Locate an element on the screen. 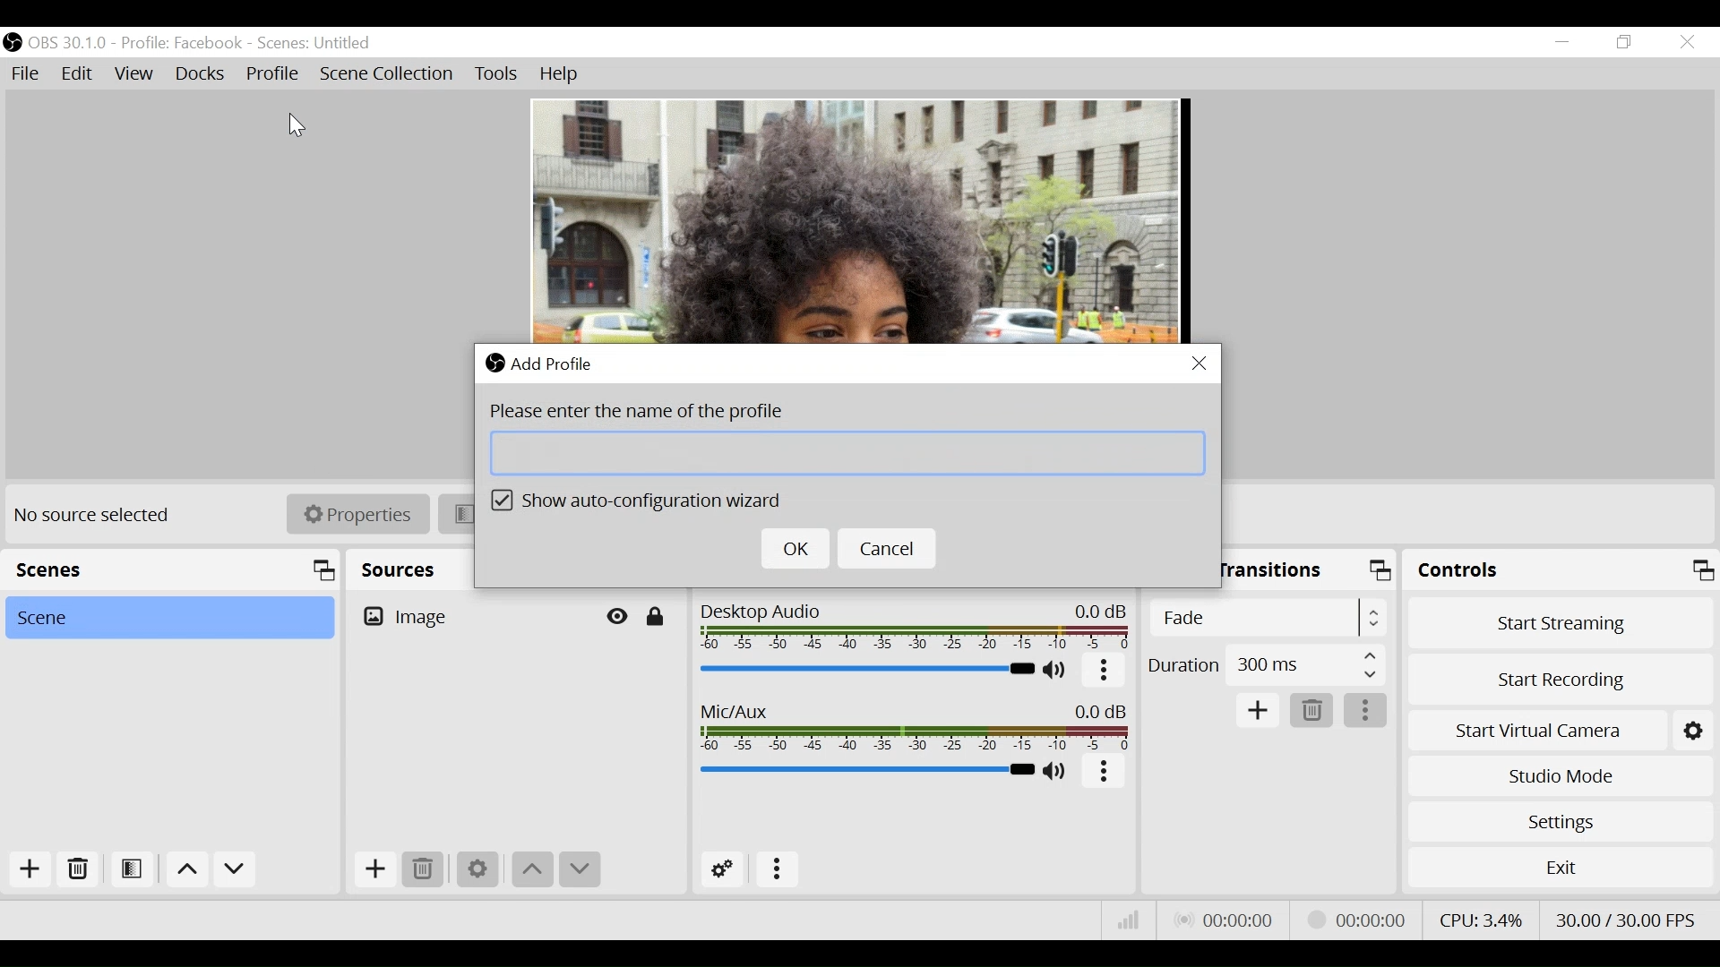 The width and height of the screenshot is (1720, 967). Desktop Audio is located at coordinates (916, 629).